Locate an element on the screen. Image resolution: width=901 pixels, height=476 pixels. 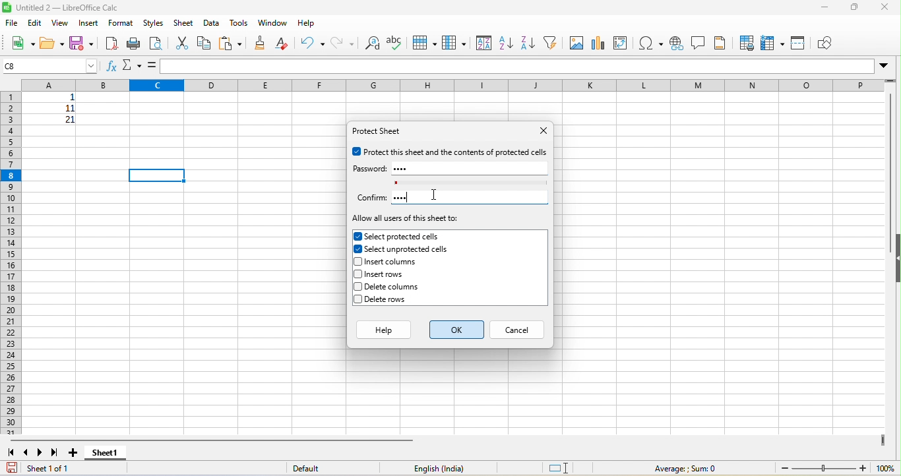
next is located at coordinates (41, 452).